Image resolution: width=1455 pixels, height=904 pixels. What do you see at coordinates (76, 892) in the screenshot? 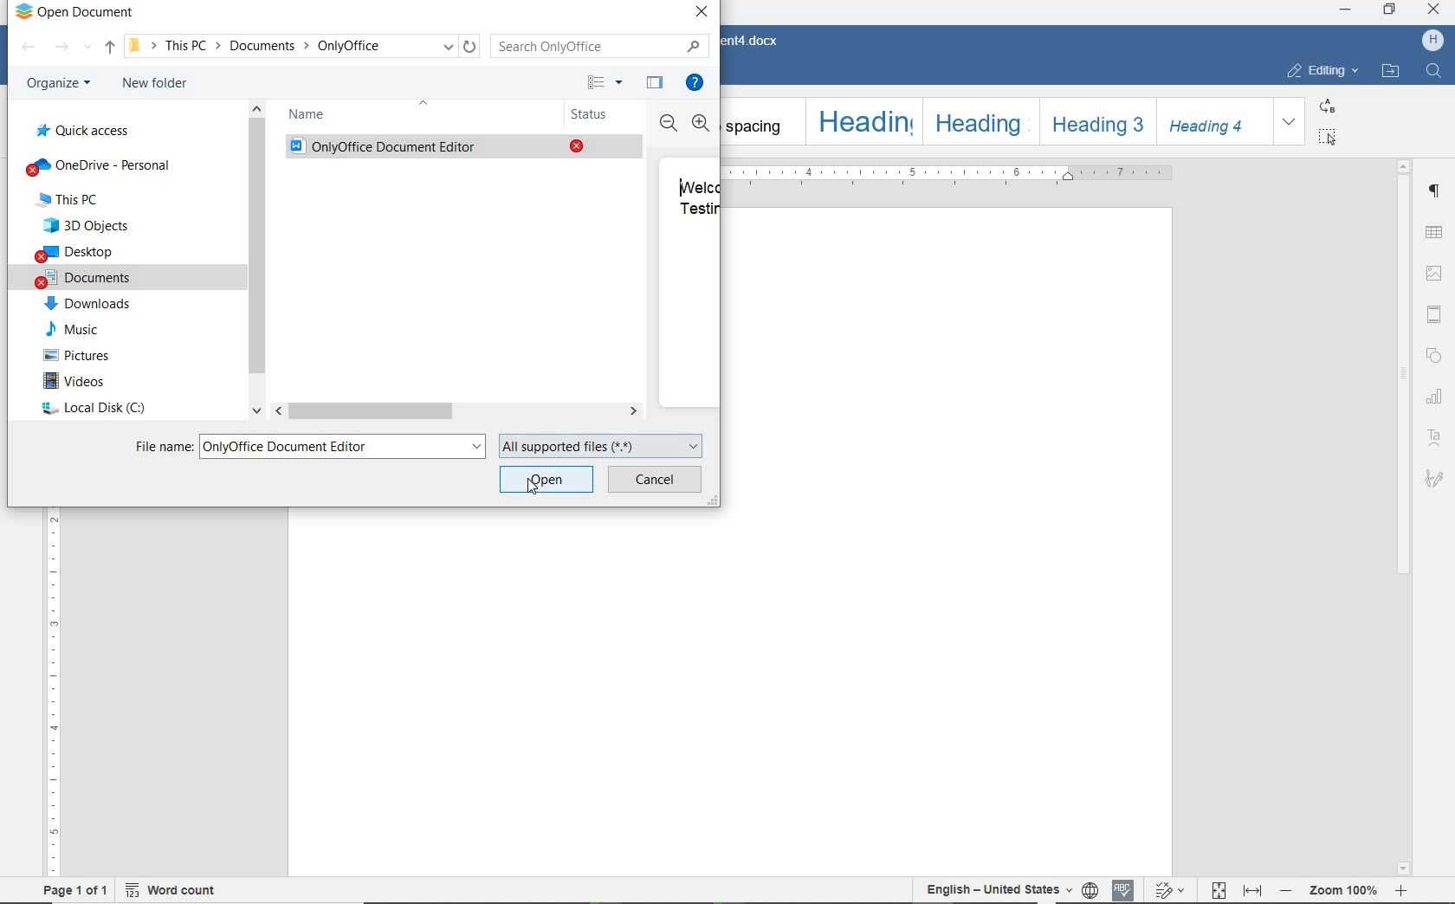
I see `page 1 of 1` at bounding box center [76, 892].